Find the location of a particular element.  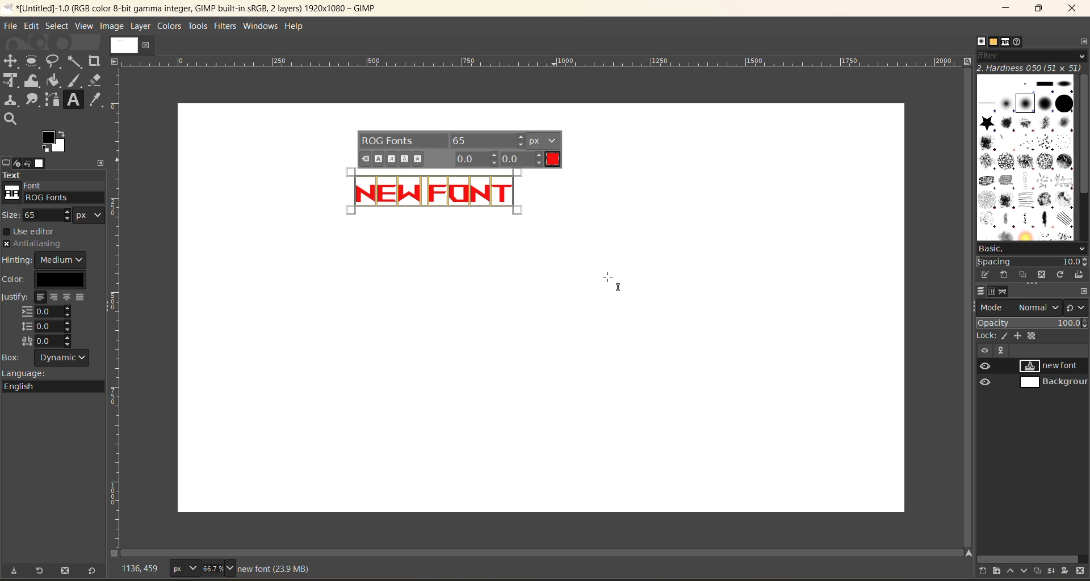

patterns is located at coordinates (993, 41).